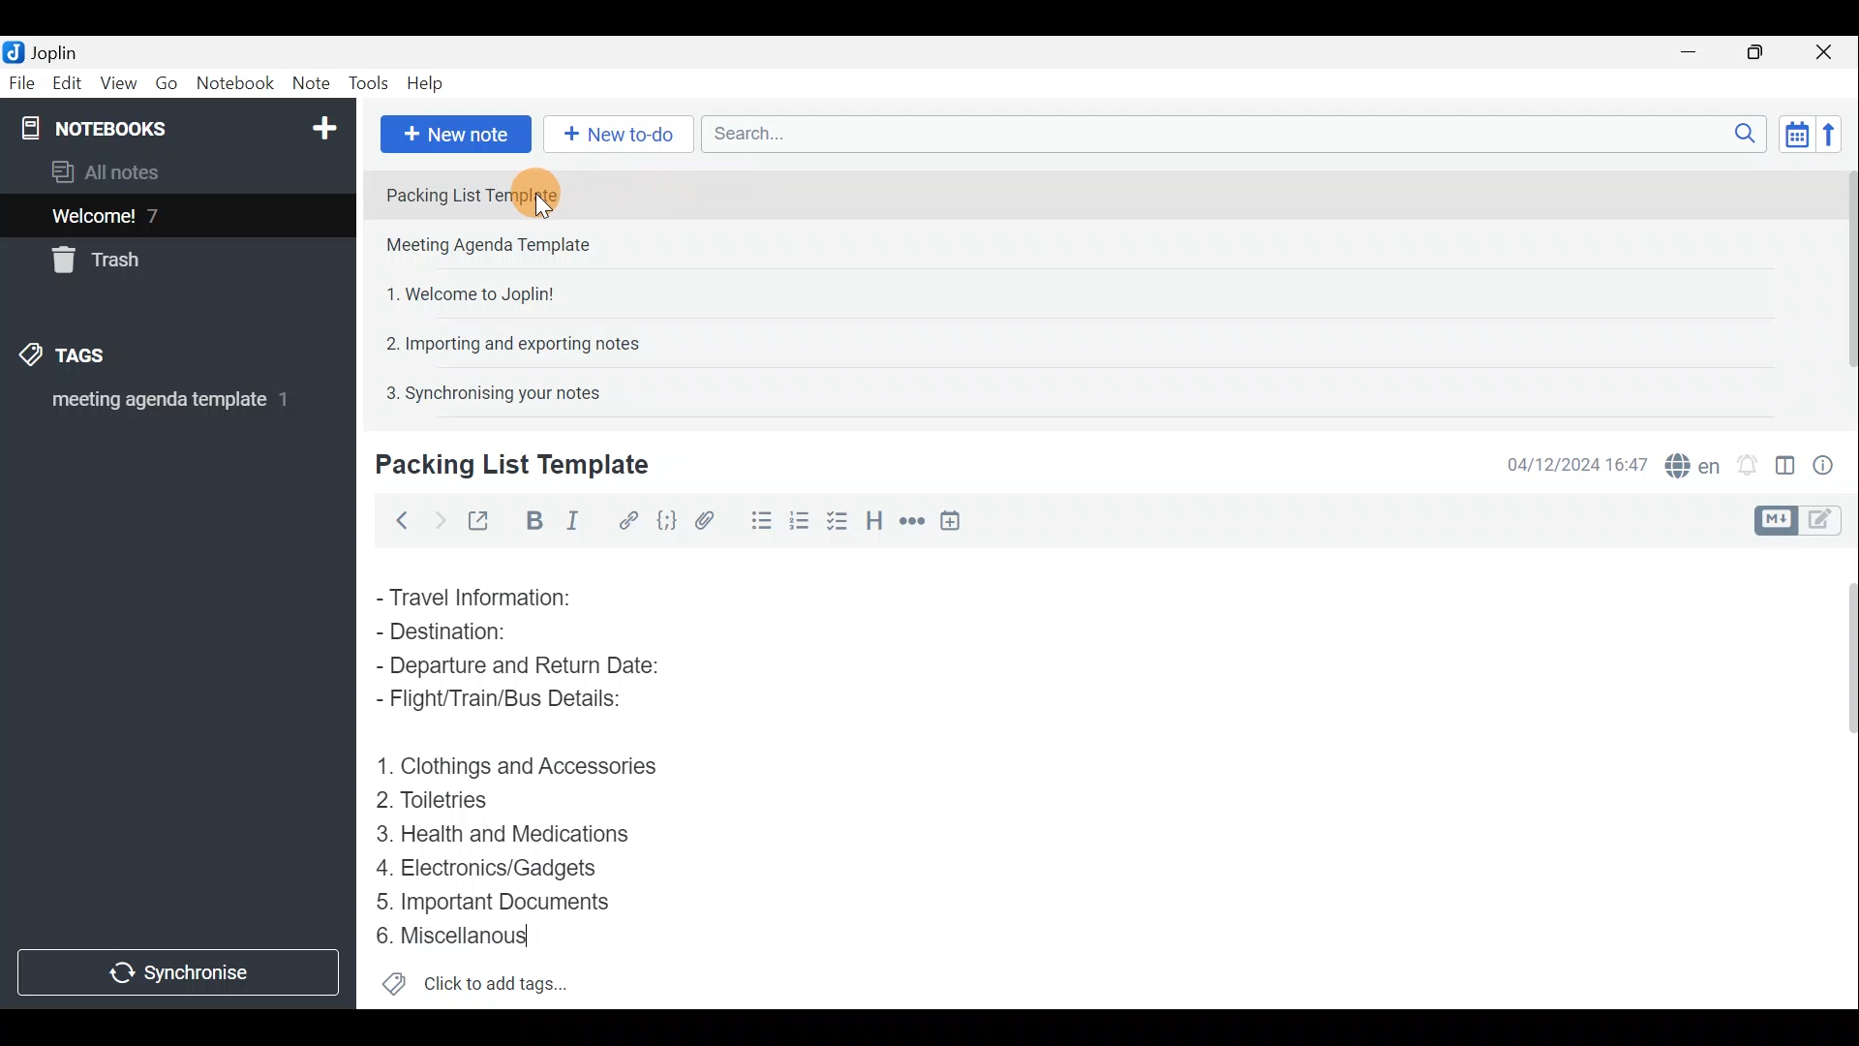 Image resolution: width=1859 pixels, height=1046 pixels. What do you see at coordinates (580, 520) in the screenshot?
I see `Italic` at bounding box center [580, 520].